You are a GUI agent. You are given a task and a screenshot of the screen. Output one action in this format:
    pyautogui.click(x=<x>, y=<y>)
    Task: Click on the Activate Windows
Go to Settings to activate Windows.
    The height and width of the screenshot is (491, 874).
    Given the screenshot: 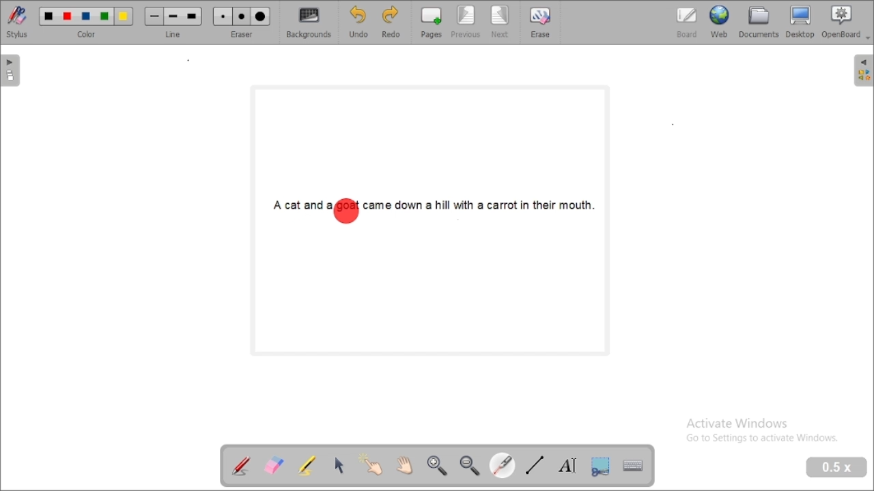 What is the action you would take?
    pyautogui.click(x=763, y=432)
    